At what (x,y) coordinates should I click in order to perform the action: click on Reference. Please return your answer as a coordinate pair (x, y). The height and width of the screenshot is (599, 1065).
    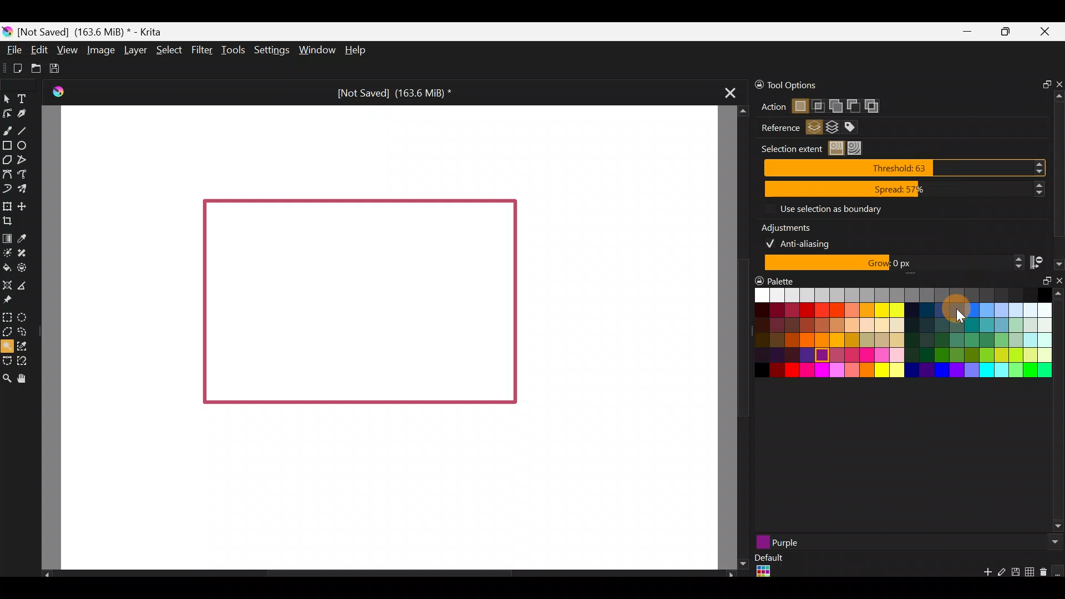
    Looking at the image, I should click on (776, 128).